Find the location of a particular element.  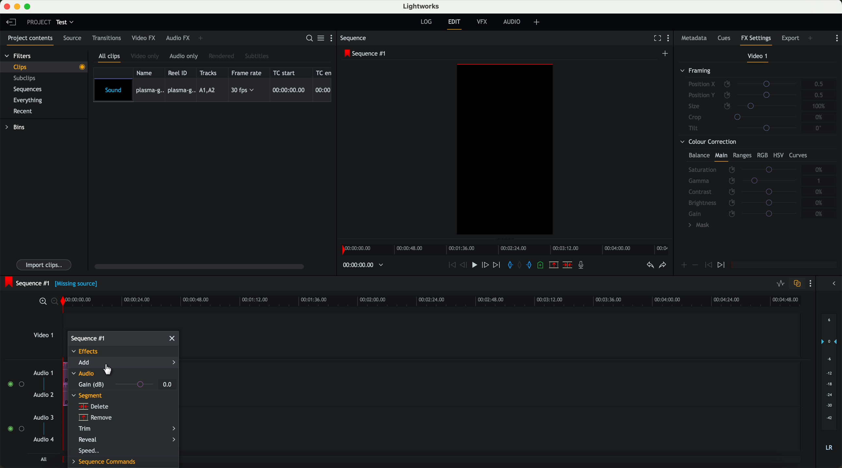

sequence commands is located at coordinates (105, 461).